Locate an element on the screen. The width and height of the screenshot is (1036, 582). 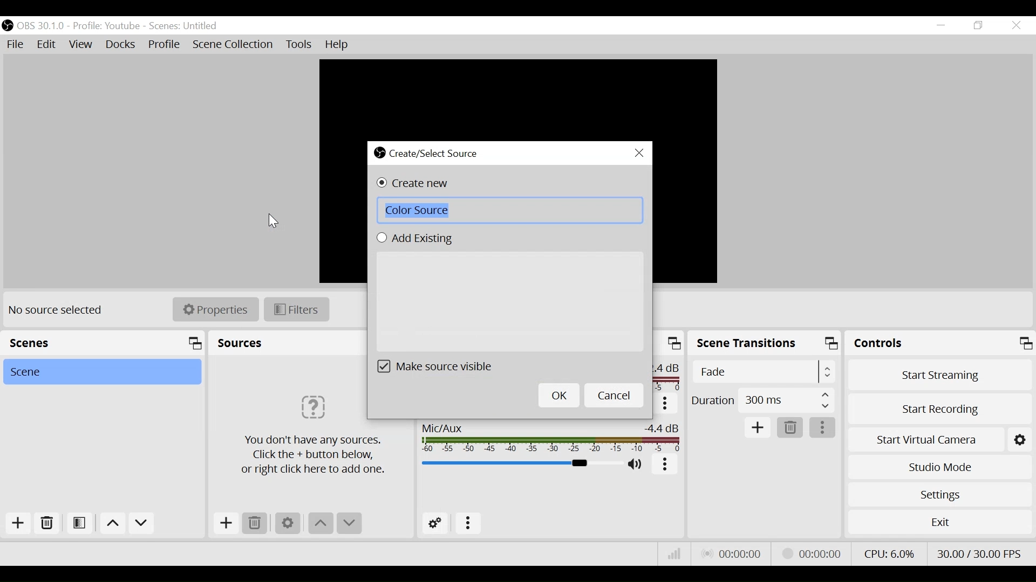
Edit is located at coordinates (46, 44).